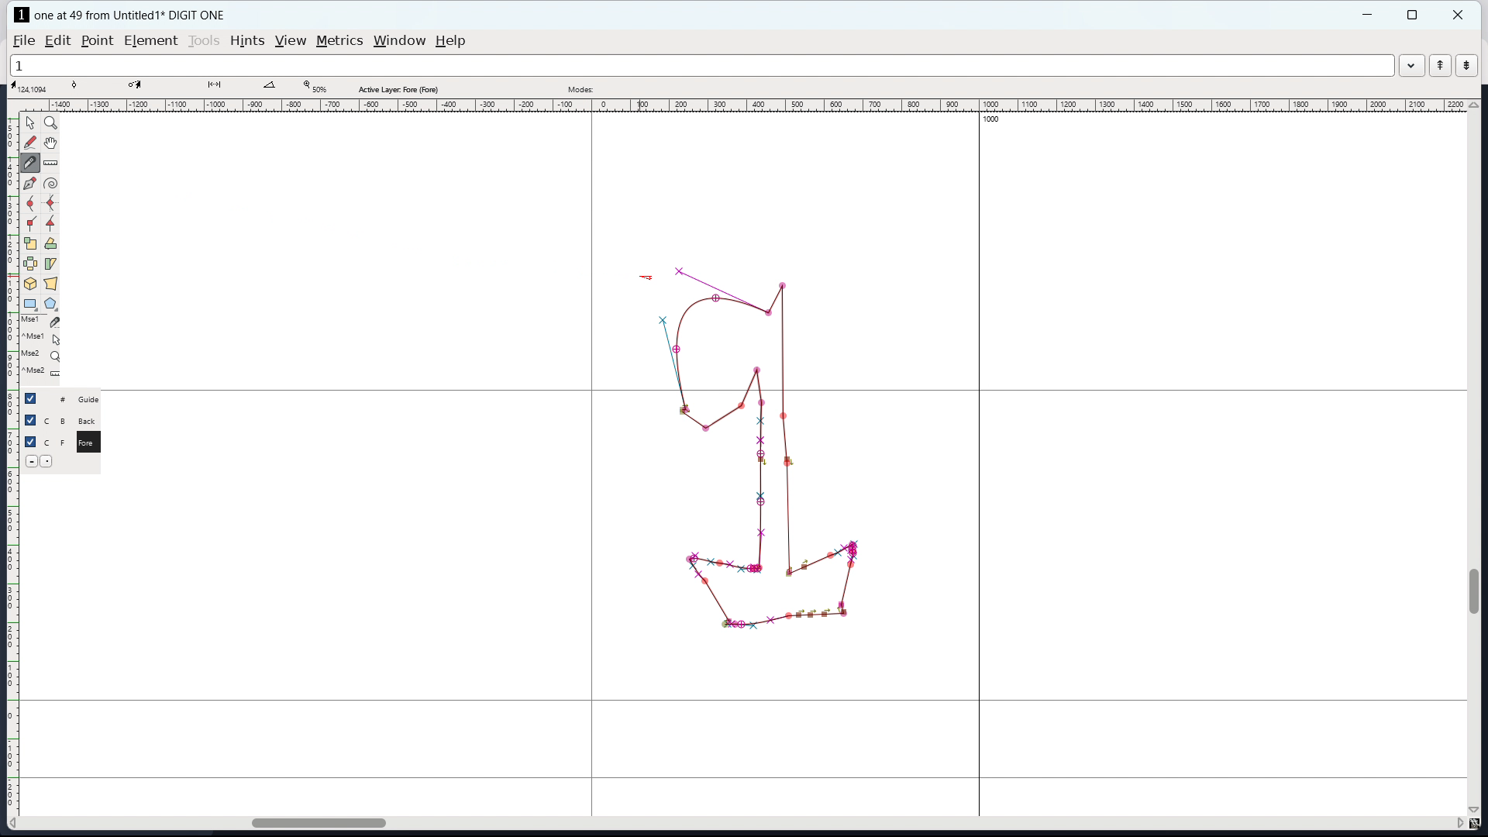 This screenshot has height=837, width=1488. What do you see at coordinates (29, 184) in the screenshot?
I see `add a point then drag out its  control points` at bounding box center [29, 184].